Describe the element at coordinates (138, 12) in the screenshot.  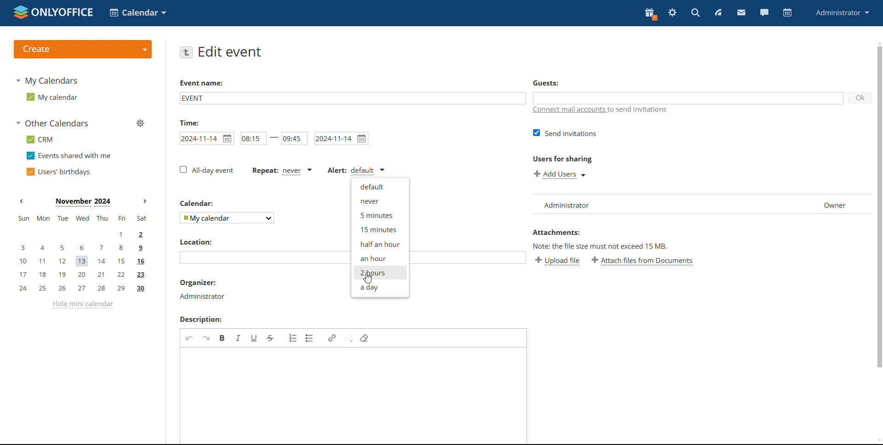
I see `select application` at that location.